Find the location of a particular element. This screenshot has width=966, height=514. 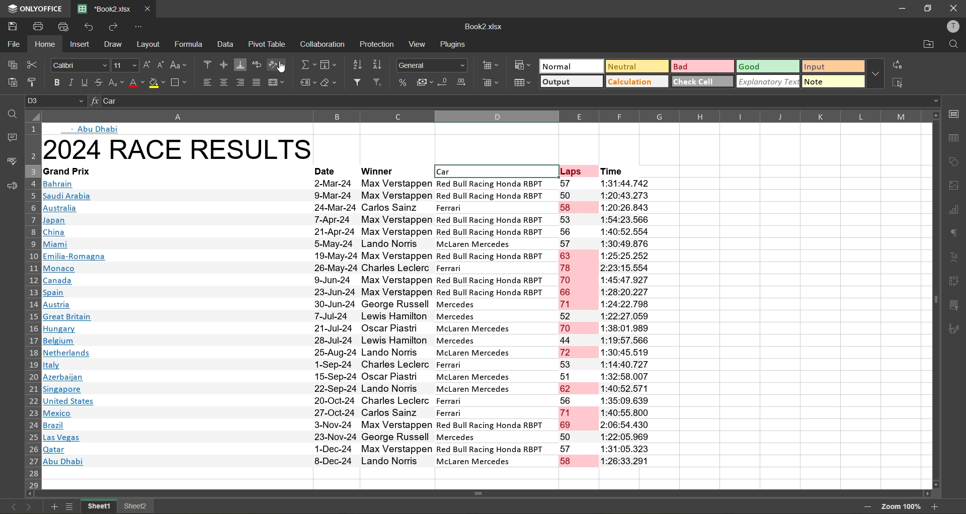

shapes is located at coordinates (957, 161).